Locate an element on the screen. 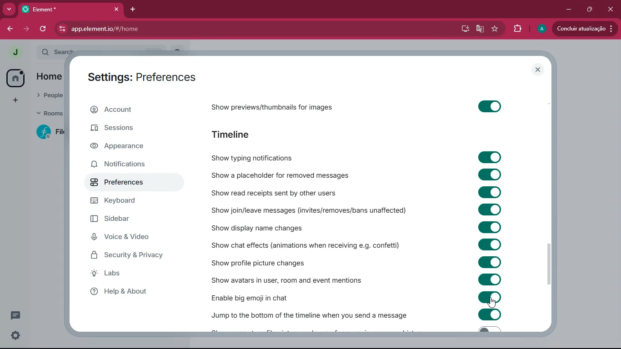 Image resolution: width=621 pixels, height=349 pixels. people is located at coordinates (47, 96).